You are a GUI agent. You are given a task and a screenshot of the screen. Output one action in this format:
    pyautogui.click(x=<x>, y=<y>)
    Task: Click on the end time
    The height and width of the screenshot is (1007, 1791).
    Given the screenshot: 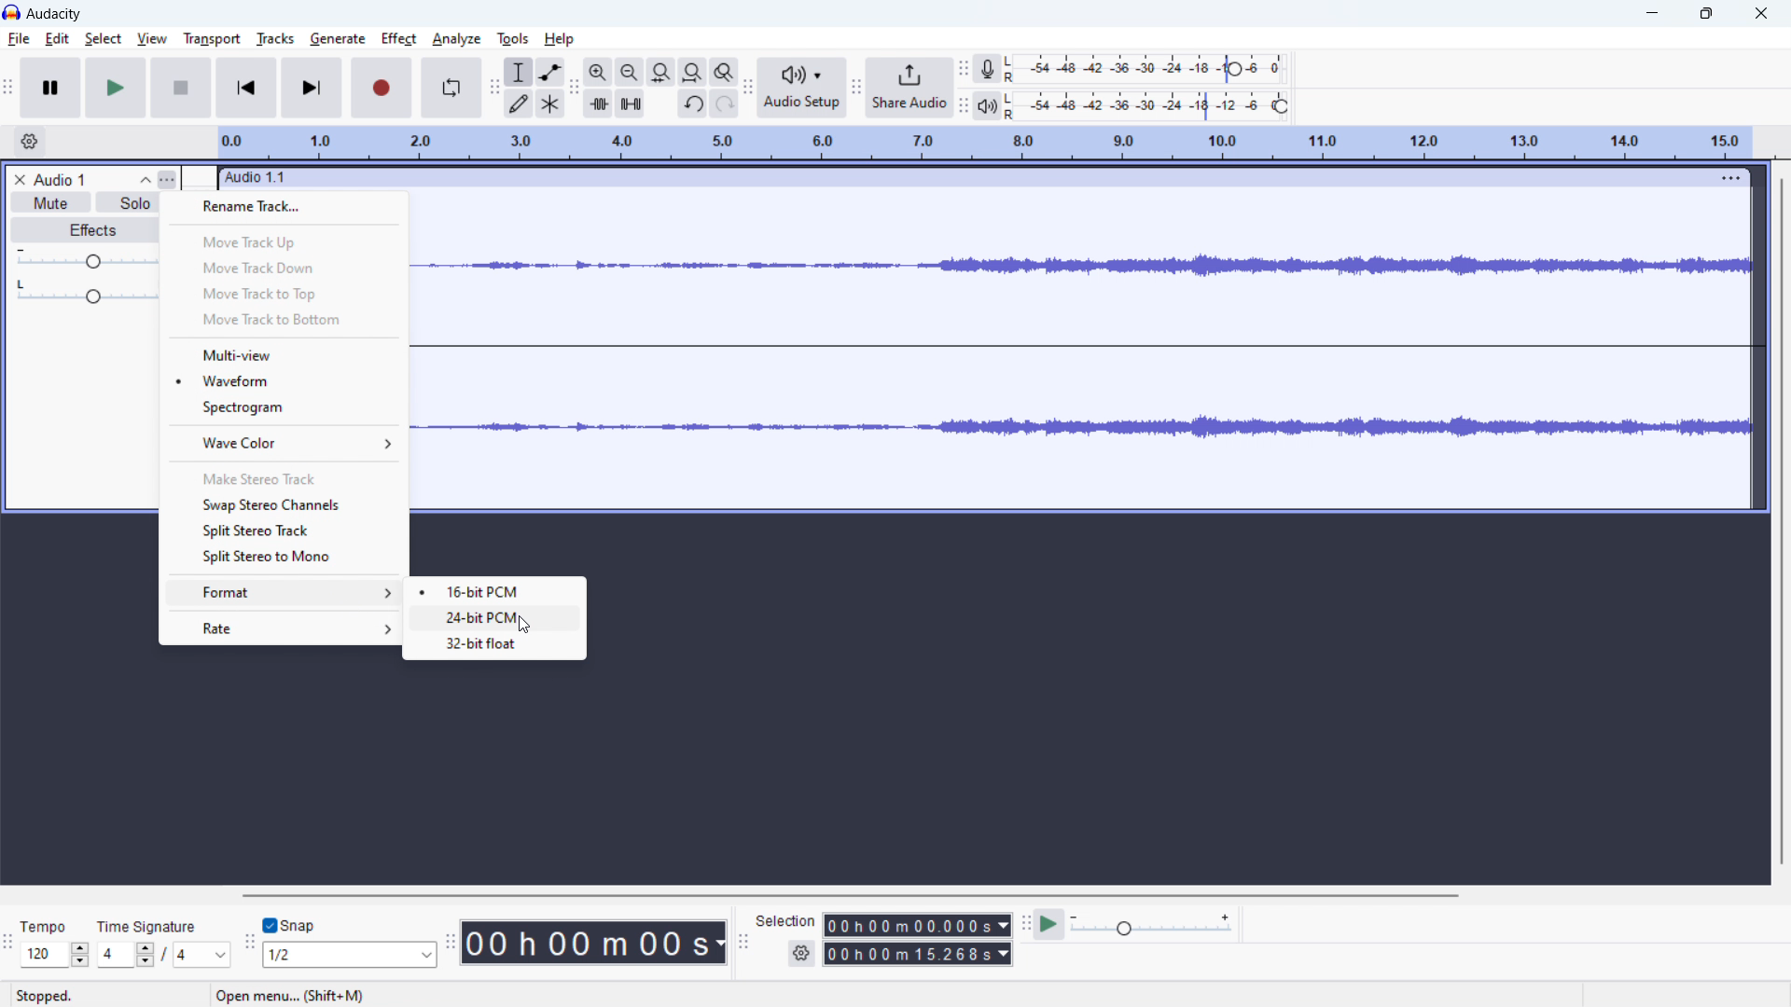 What is the action you would take?
    pyautogui.click(x=920, y=955)
    